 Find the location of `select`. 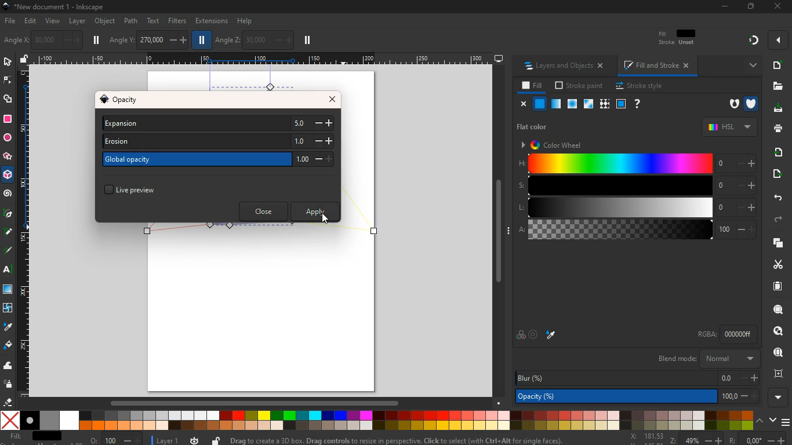

select is located at coordinates (7, 63).